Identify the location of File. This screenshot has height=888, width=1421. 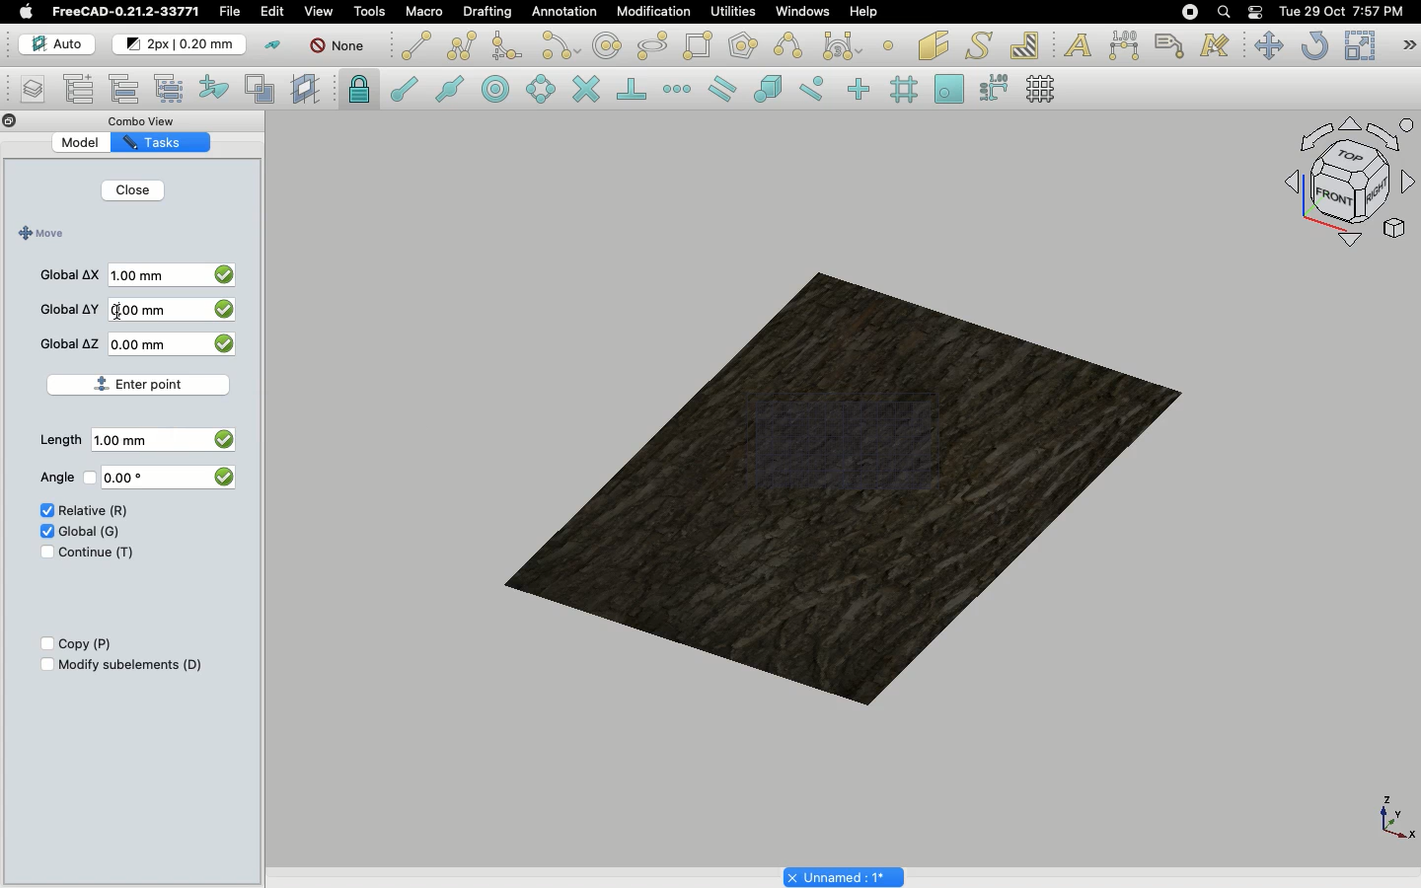
(230, 12).